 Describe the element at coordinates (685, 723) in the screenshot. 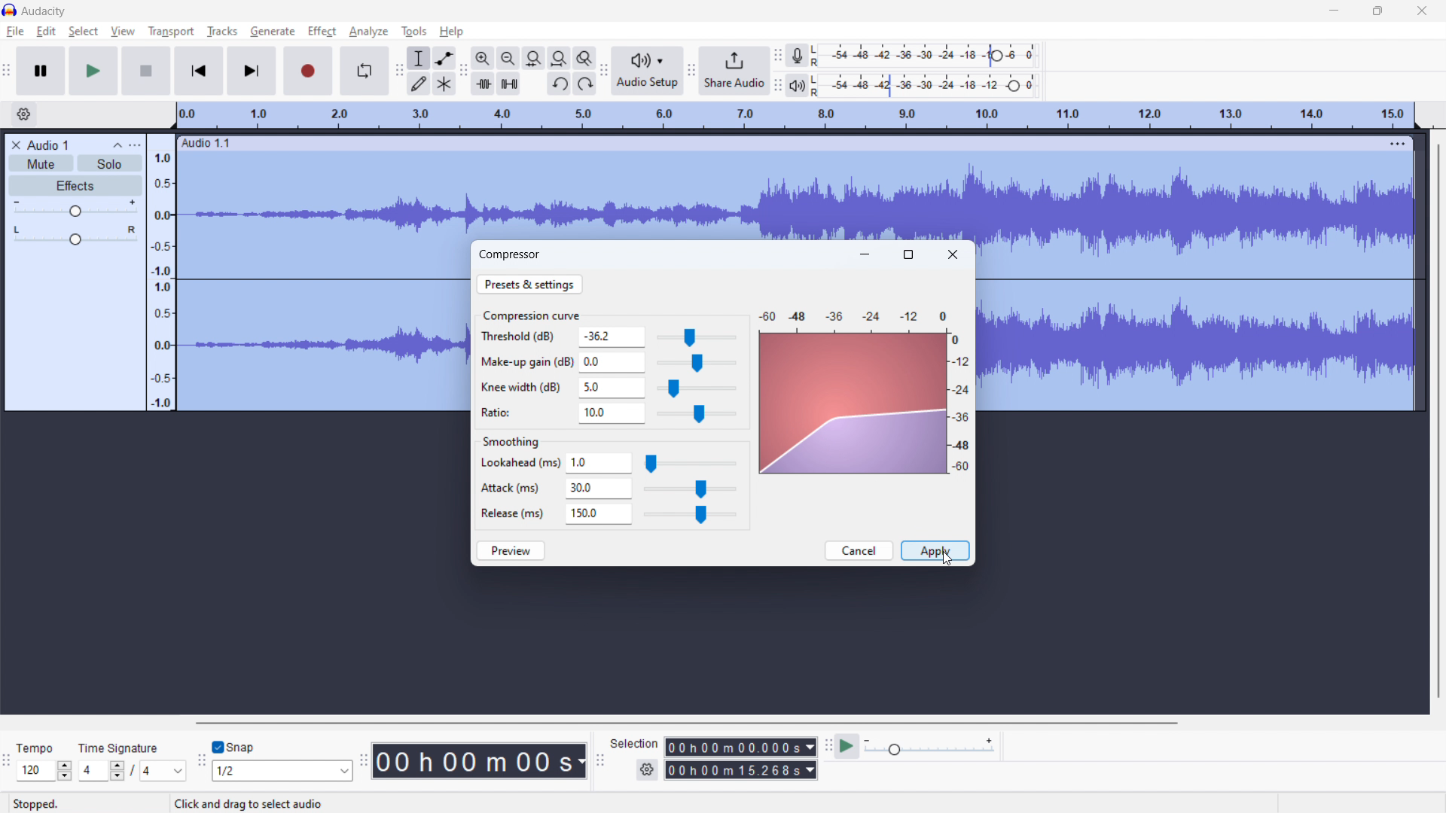

I see `horizontal scrollbar` at that location.